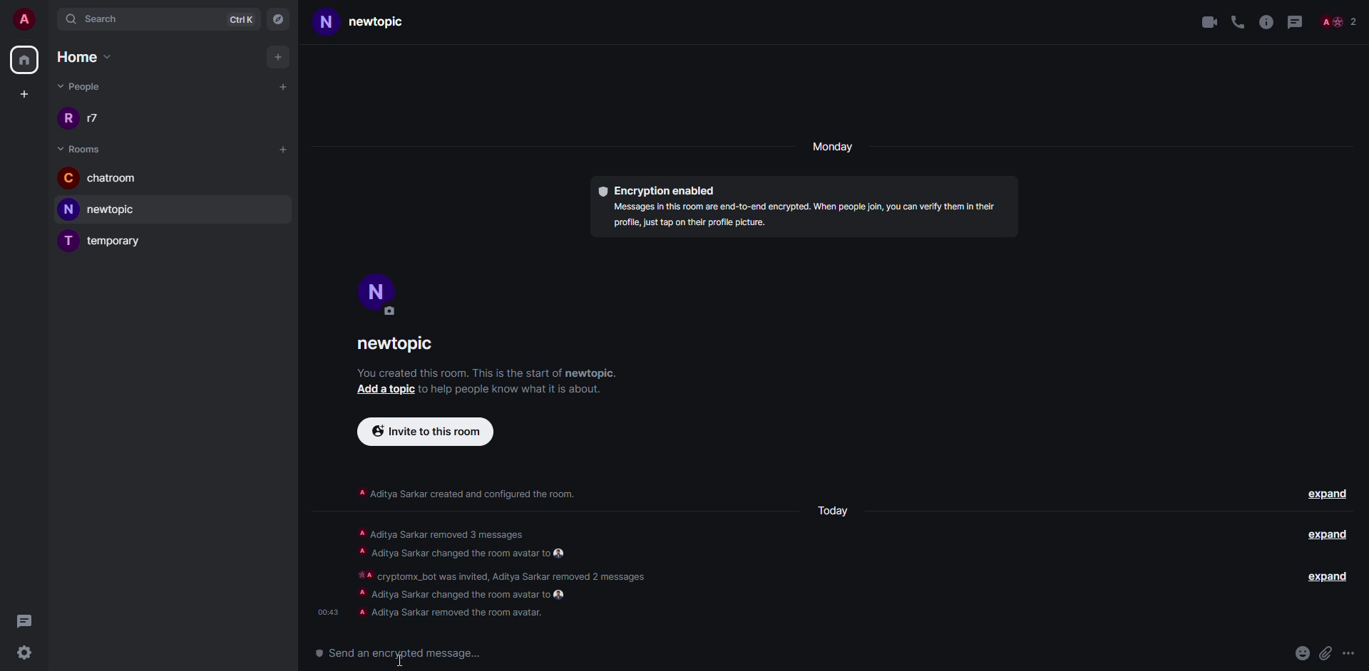  Describe the element at coordinates (381, 390) in the screenshot. I see `add topic` at that location.